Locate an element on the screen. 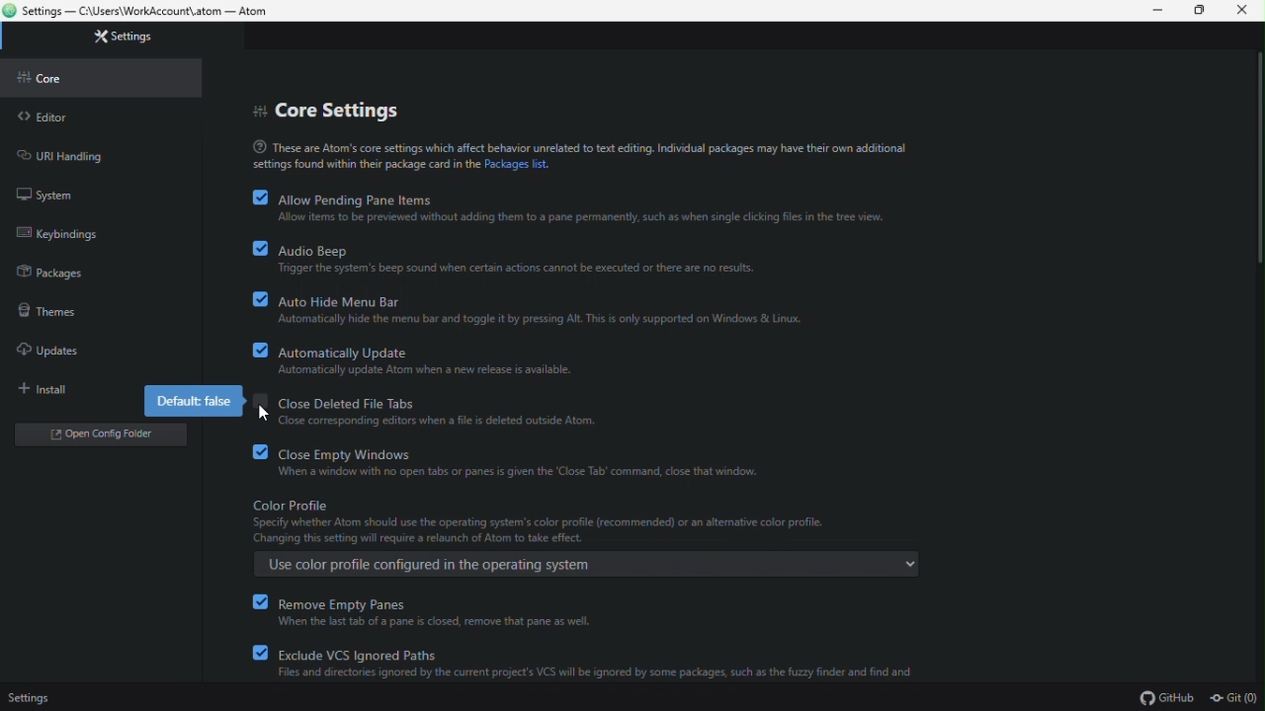 This screenshot has height=711, width=1265. editor is located at coordinates (42, 117).